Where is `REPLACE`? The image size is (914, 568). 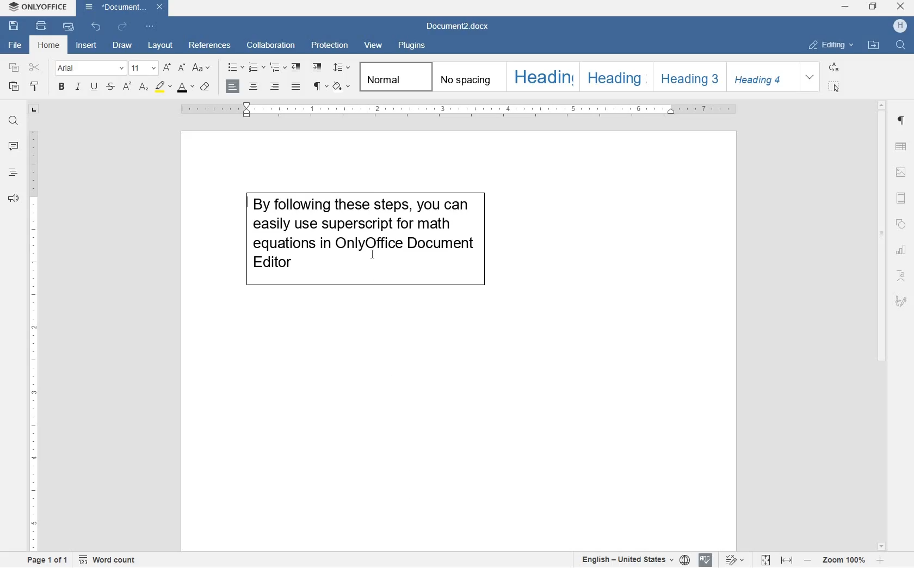
REPLACE is located at coordinates (833, 67).